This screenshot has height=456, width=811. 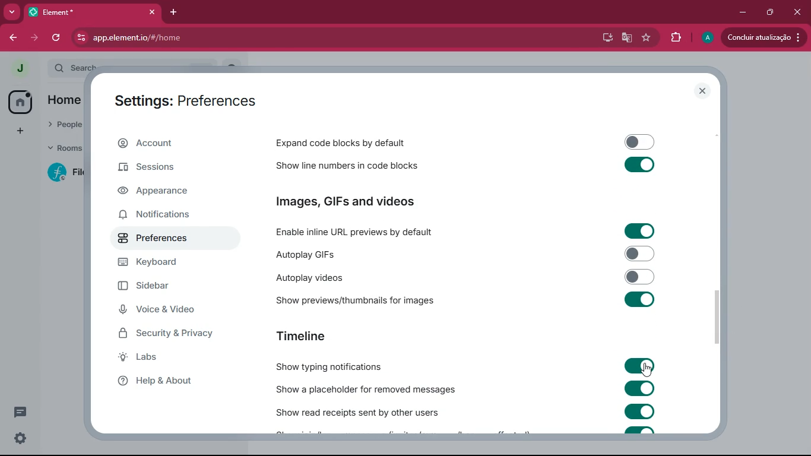 What do you see at coordinates (718, 319) in the screenshot?
I see `vertical scrollbar` at bounding box center [718, 319].